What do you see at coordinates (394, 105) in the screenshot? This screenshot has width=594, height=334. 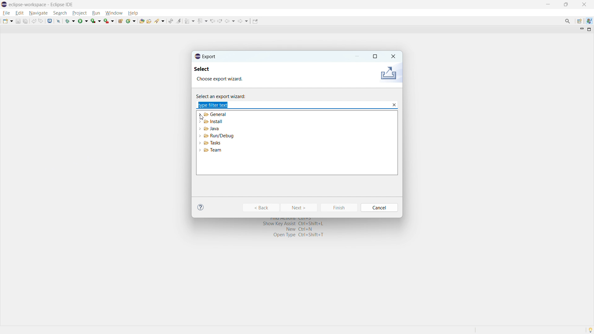 I see `close` at bounding box center [394, 105].